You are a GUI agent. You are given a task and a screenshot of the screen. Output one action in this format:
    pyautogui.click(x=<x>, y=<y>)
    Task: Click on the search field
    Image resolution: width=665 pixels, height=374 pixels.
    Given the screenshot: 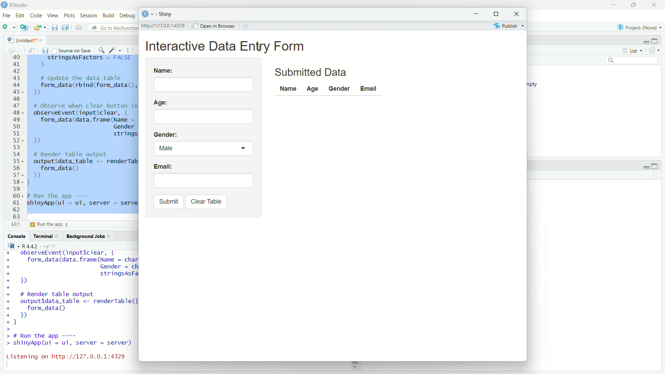 What is the action you would take?
    pyautogui.click(x=633, y=62)
    